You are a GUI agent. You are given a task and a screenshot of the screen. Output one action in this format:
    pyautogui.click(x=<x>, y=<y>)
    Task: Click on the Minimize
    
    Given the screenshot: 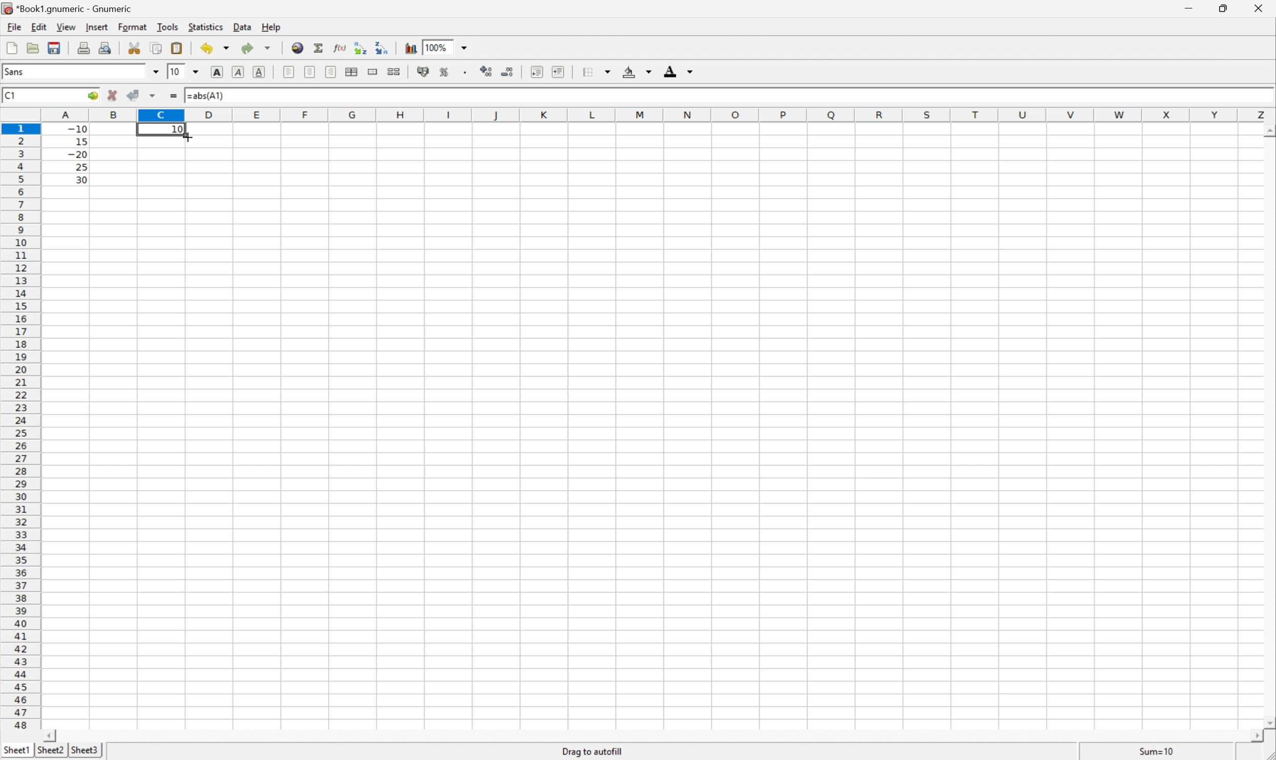 What is the action you would take?
    pyautogui.click(x=1190, y=8)
    